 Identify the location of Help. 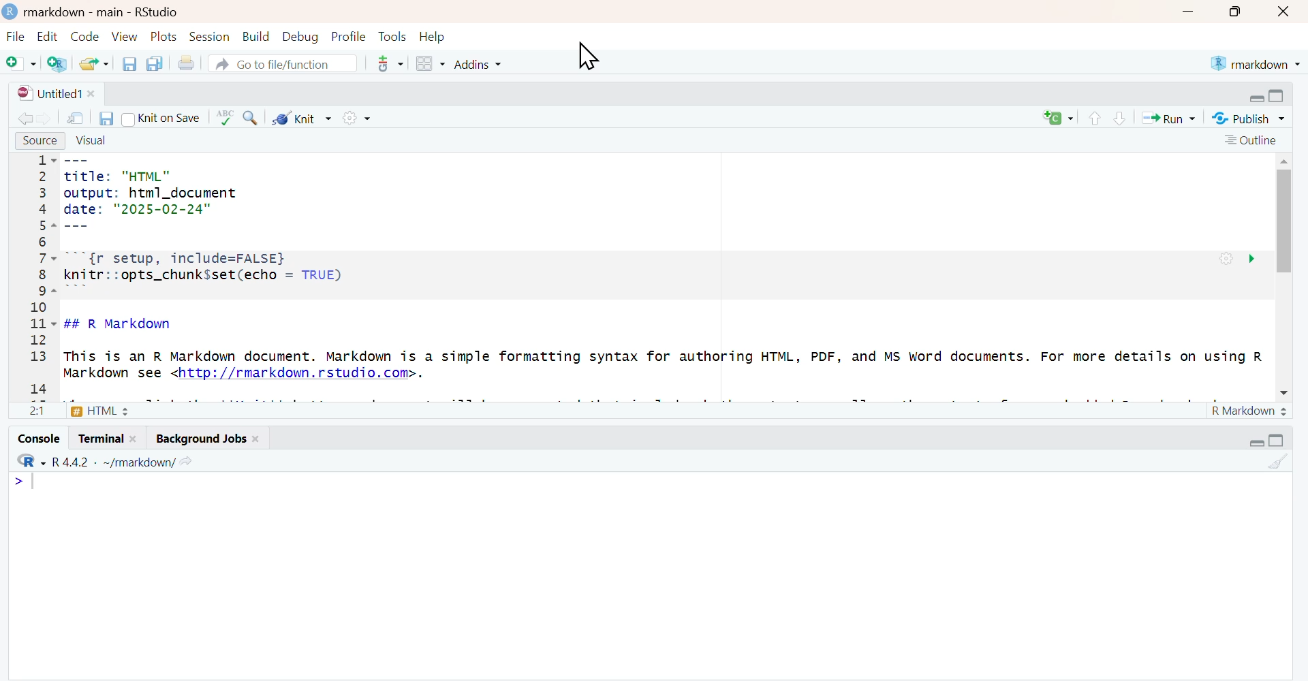
(433, 37).